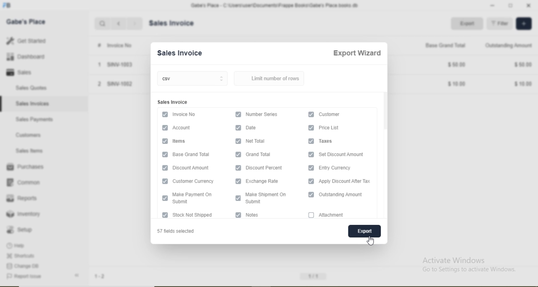  What do you see at coordinates (311, 141) in the screenshot?
I see `checkbox` at bounding box center [311, 141].